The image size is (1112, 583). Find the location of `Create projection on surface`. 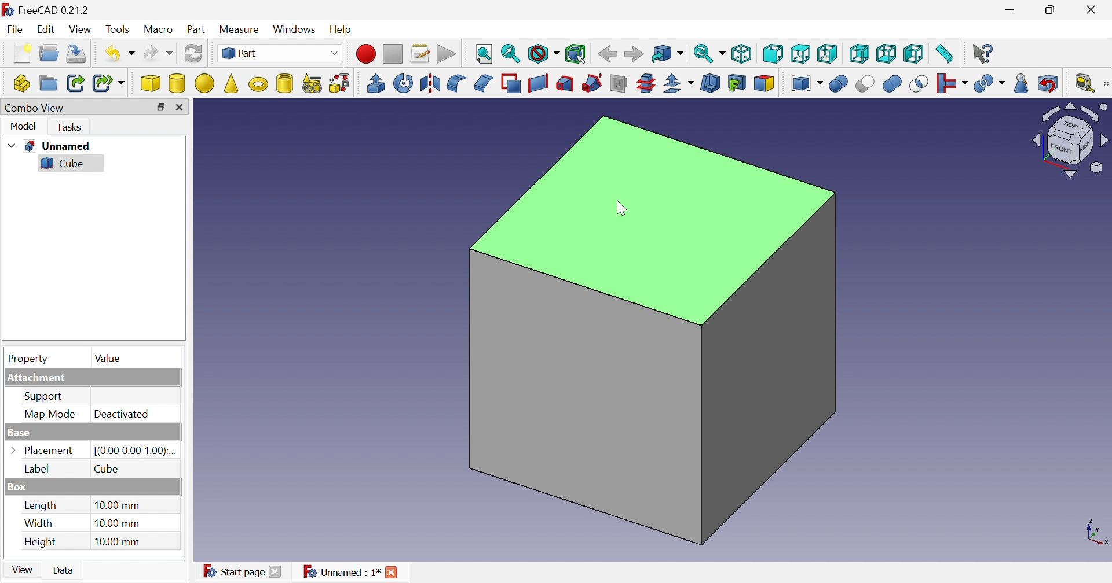

Create projection on surface is located at coordinates (737, 83).